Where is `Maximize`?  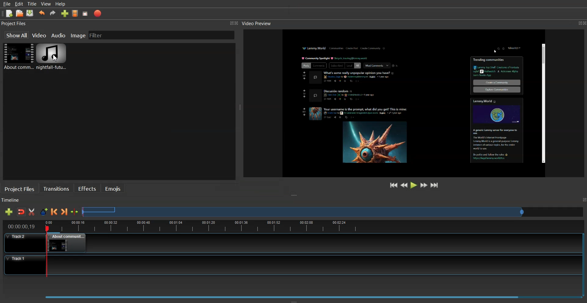 Maximize is located at coordinates (583, 200).